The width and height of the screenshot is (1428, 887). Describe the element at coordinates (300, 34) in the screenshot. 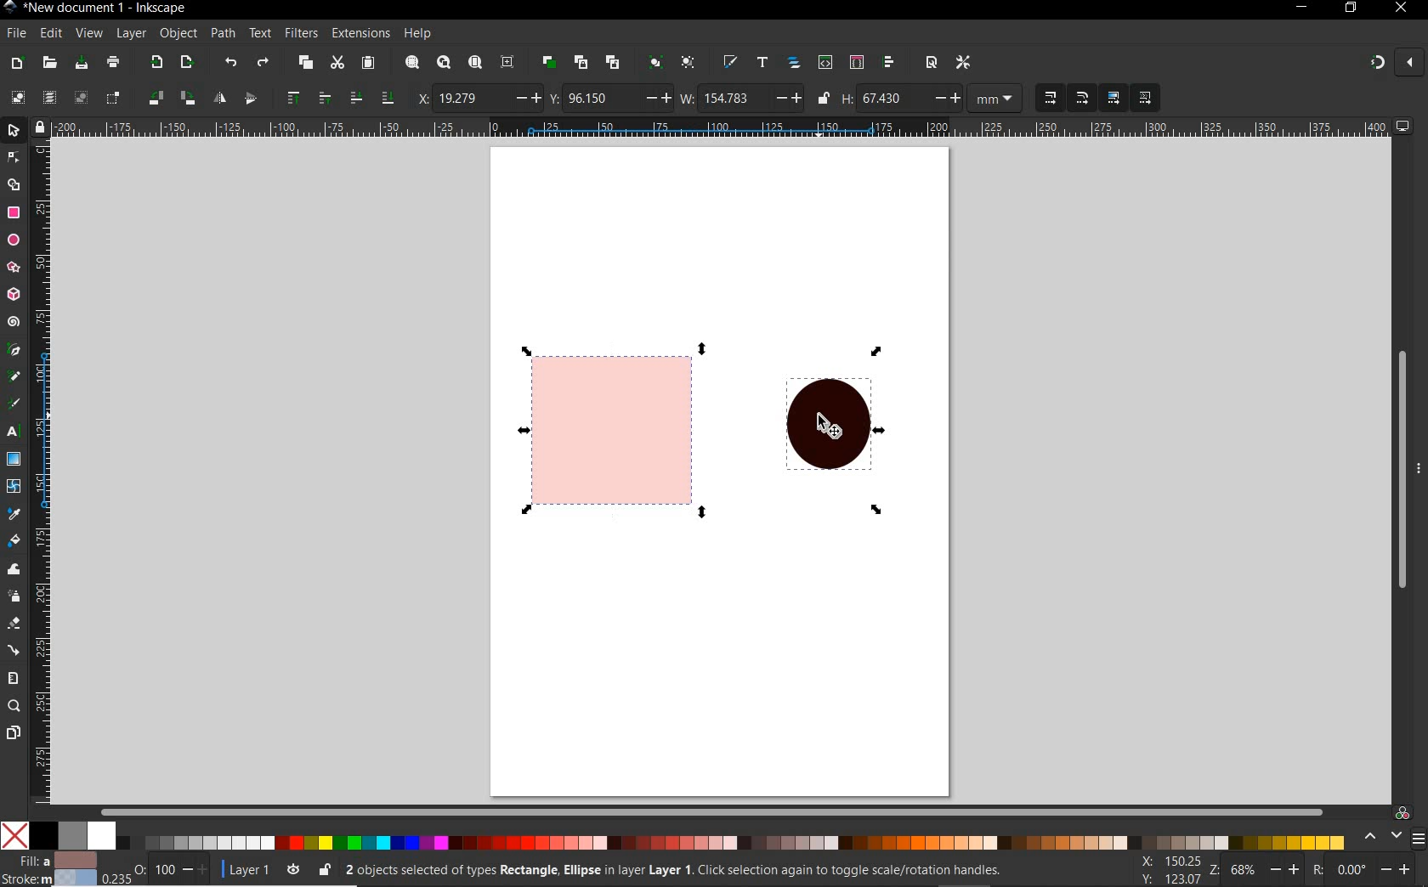

I see `filters` at that location.